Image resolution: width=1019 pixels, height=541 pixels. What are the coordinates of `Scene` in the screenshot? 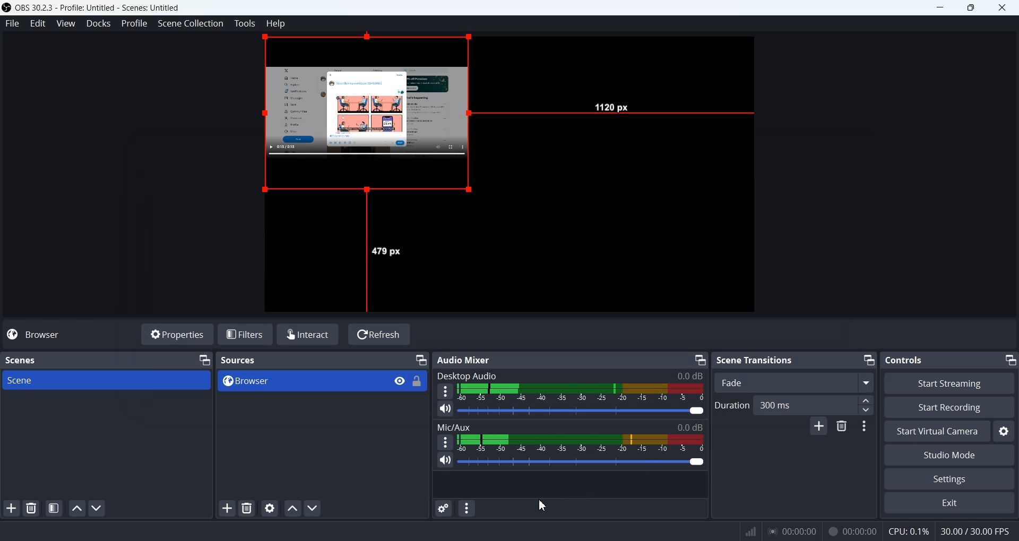 It's located at (106, 380).